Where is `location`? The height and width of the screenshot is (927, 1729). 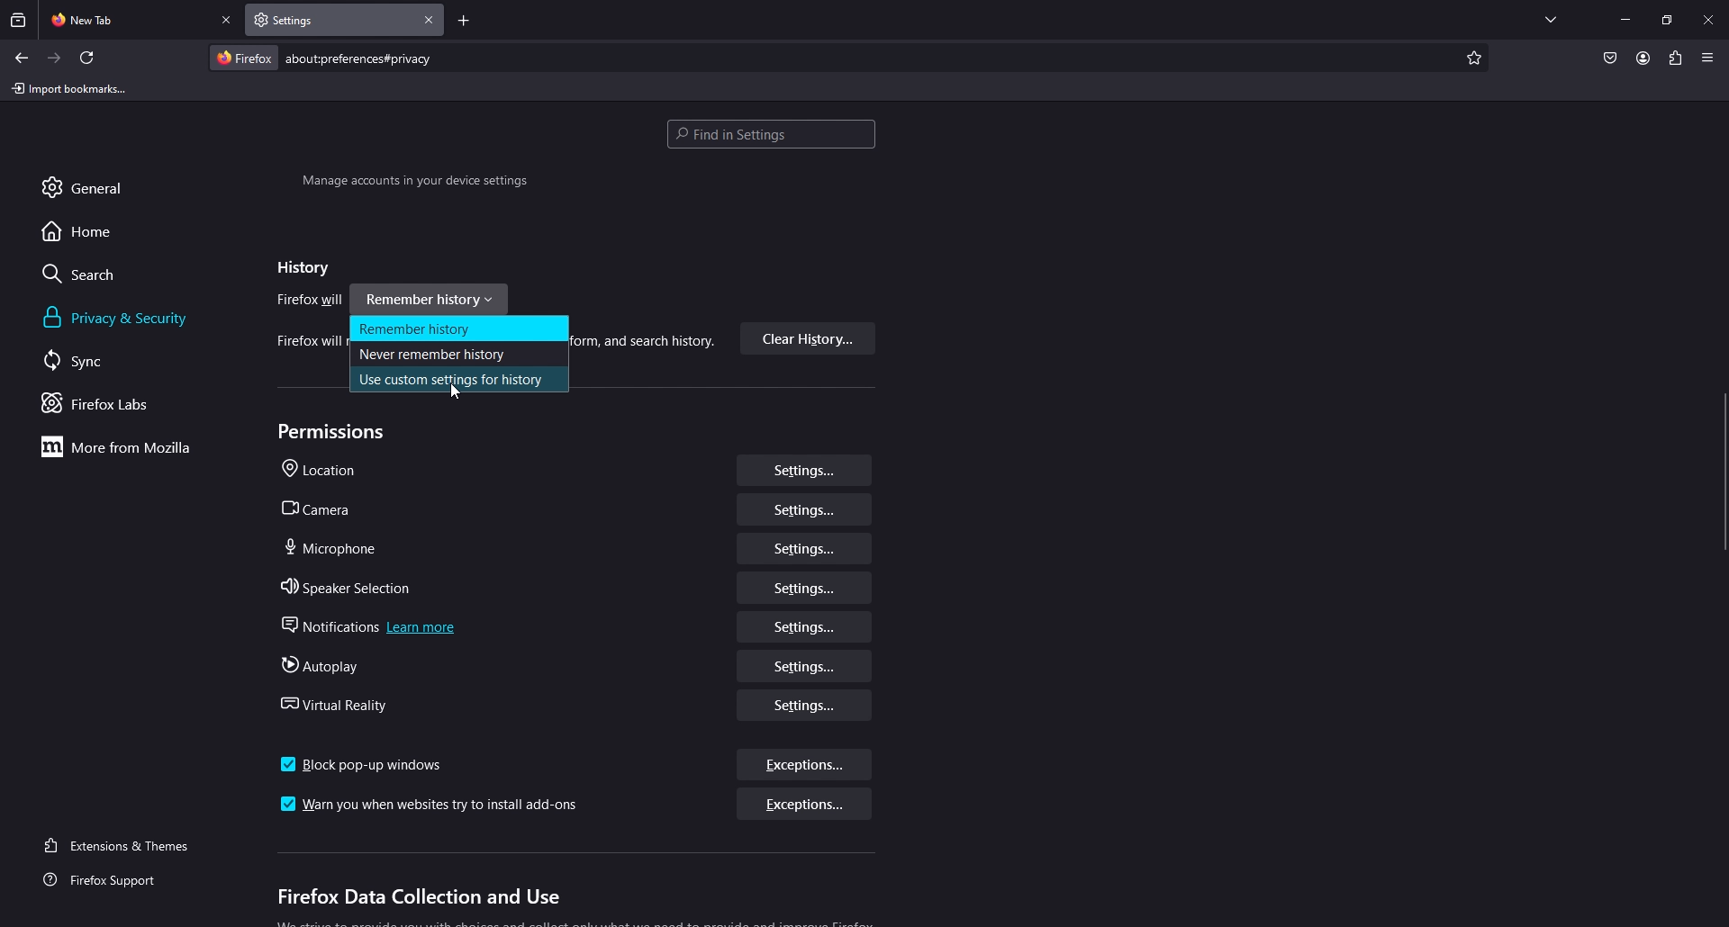
location is located at coordinates (327, 471).